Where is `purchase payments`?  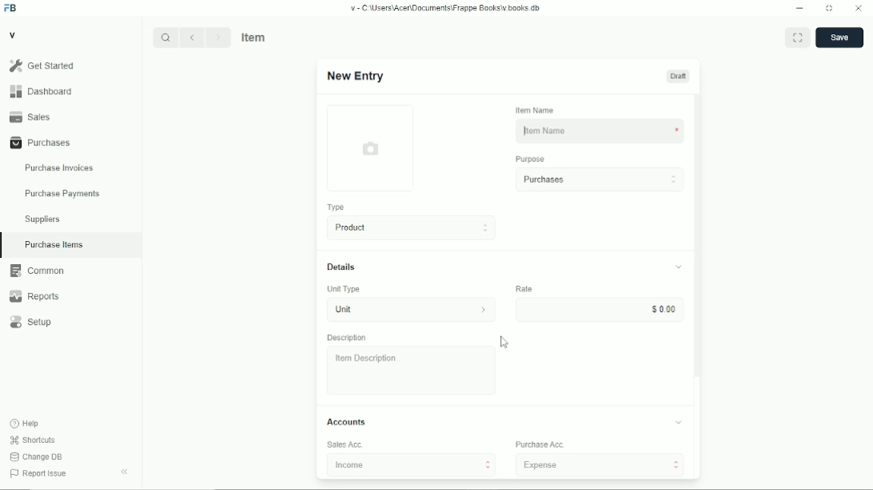
purchase payments is located at coordinates (62, 194).